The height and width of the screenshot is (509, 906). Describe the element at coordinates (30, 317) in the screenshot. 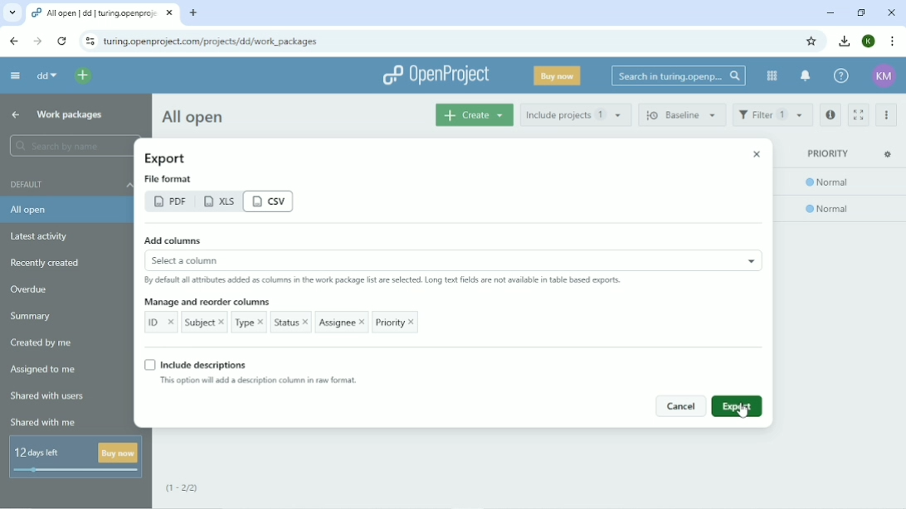

I see `Summary` at that location.